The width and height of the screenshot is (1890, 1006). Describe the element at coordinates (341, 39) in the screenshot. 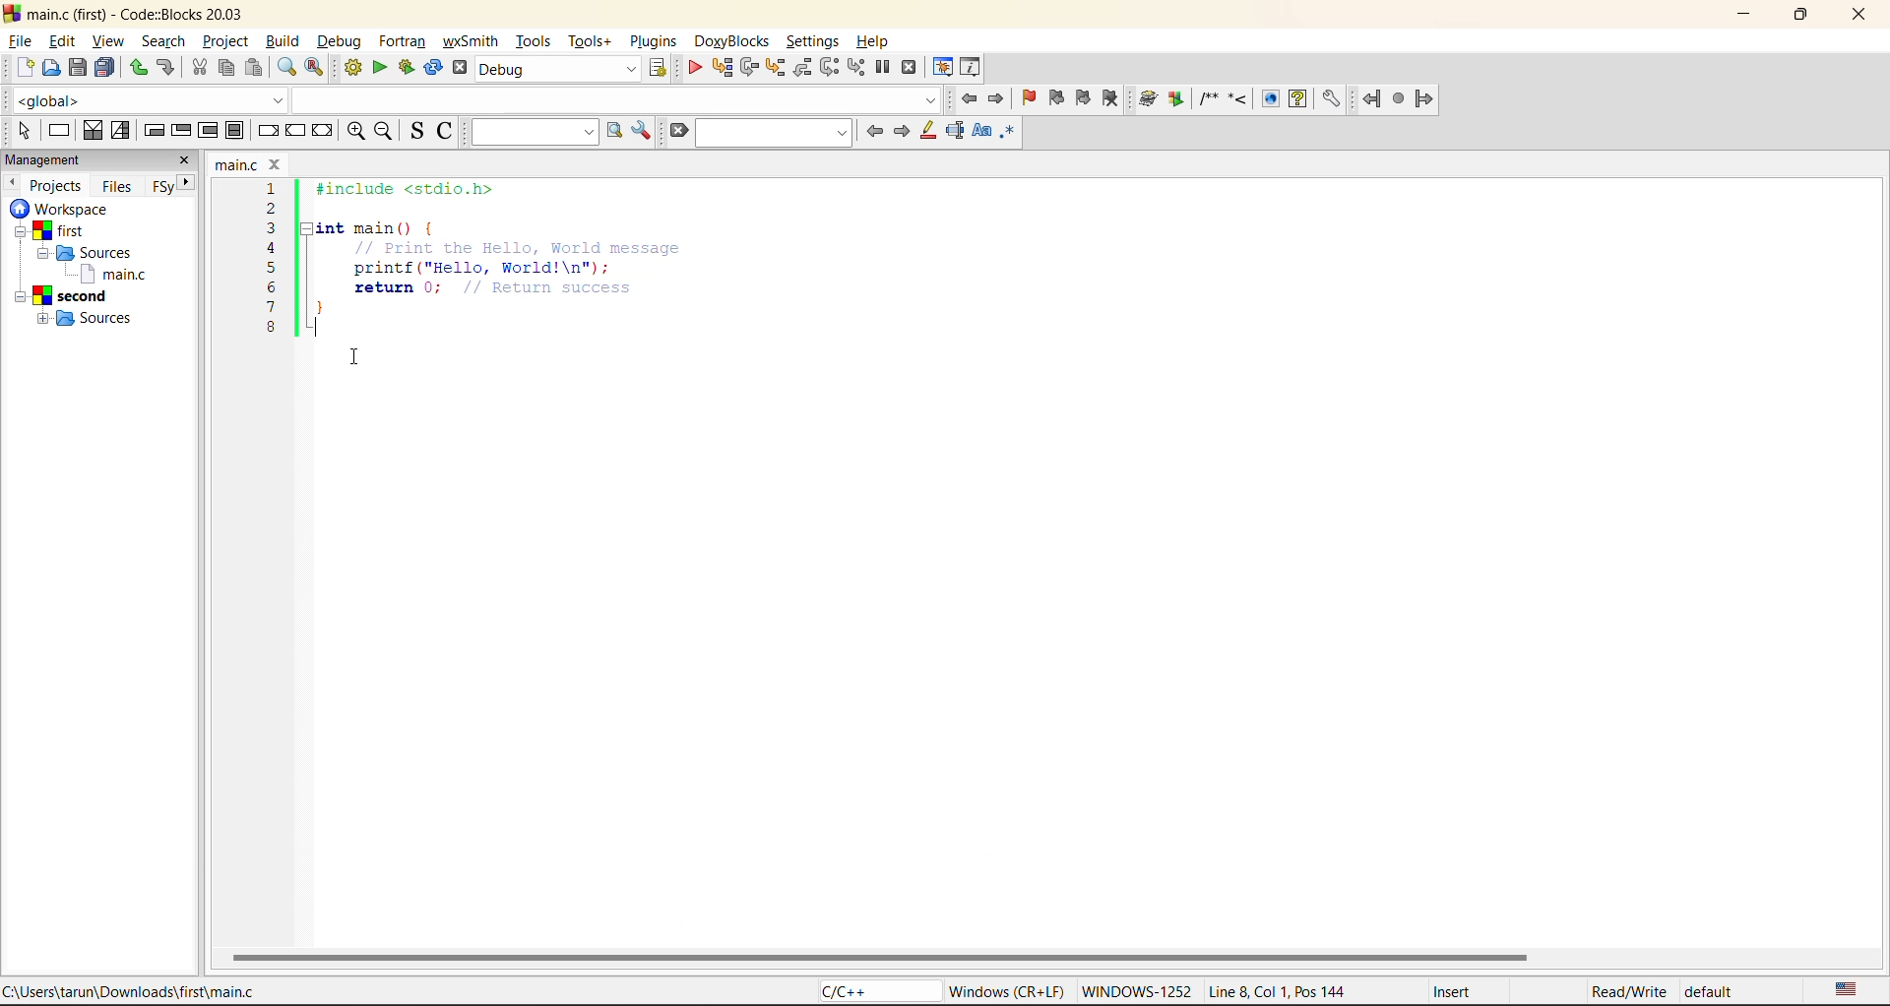

I see `debug` at that location.